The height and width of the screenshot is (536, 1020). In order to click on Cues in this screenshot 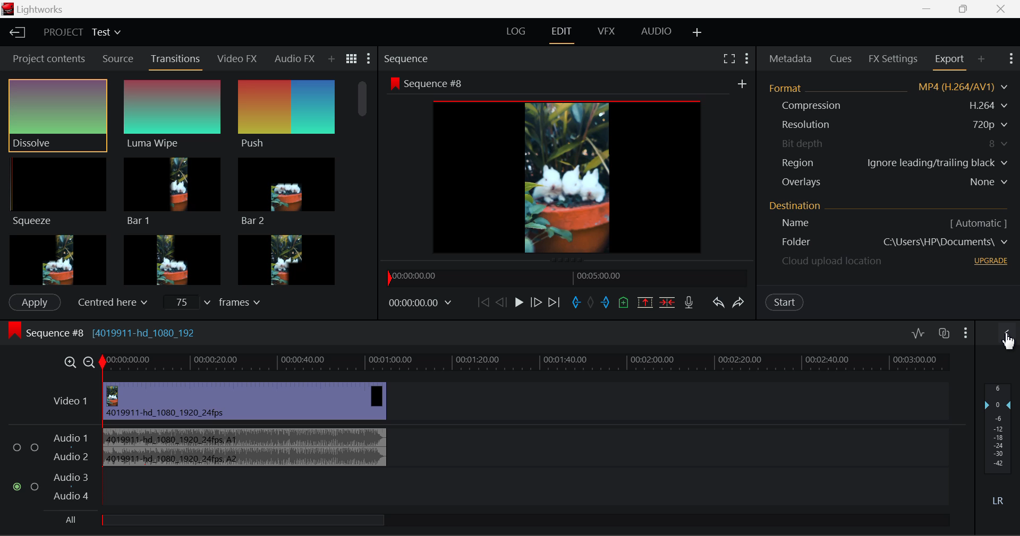, I will do `click(840, 58)`.